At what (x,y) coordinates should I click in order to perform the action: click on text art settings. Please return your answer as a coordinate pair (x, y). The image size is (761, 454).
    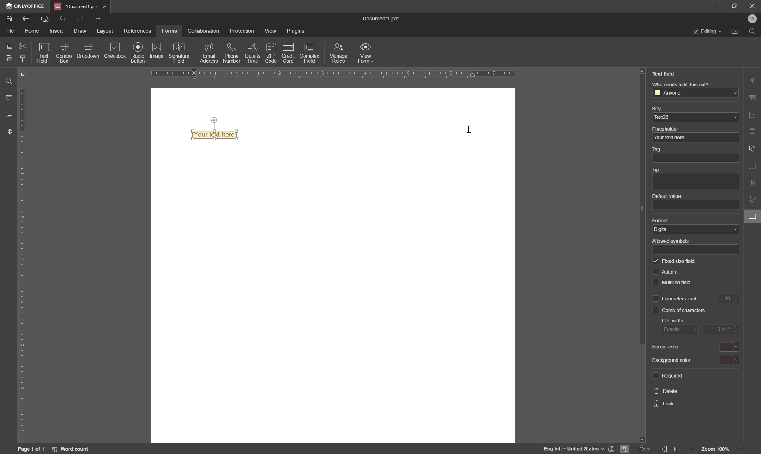
    Looking at the image, I should click on (753, 180).